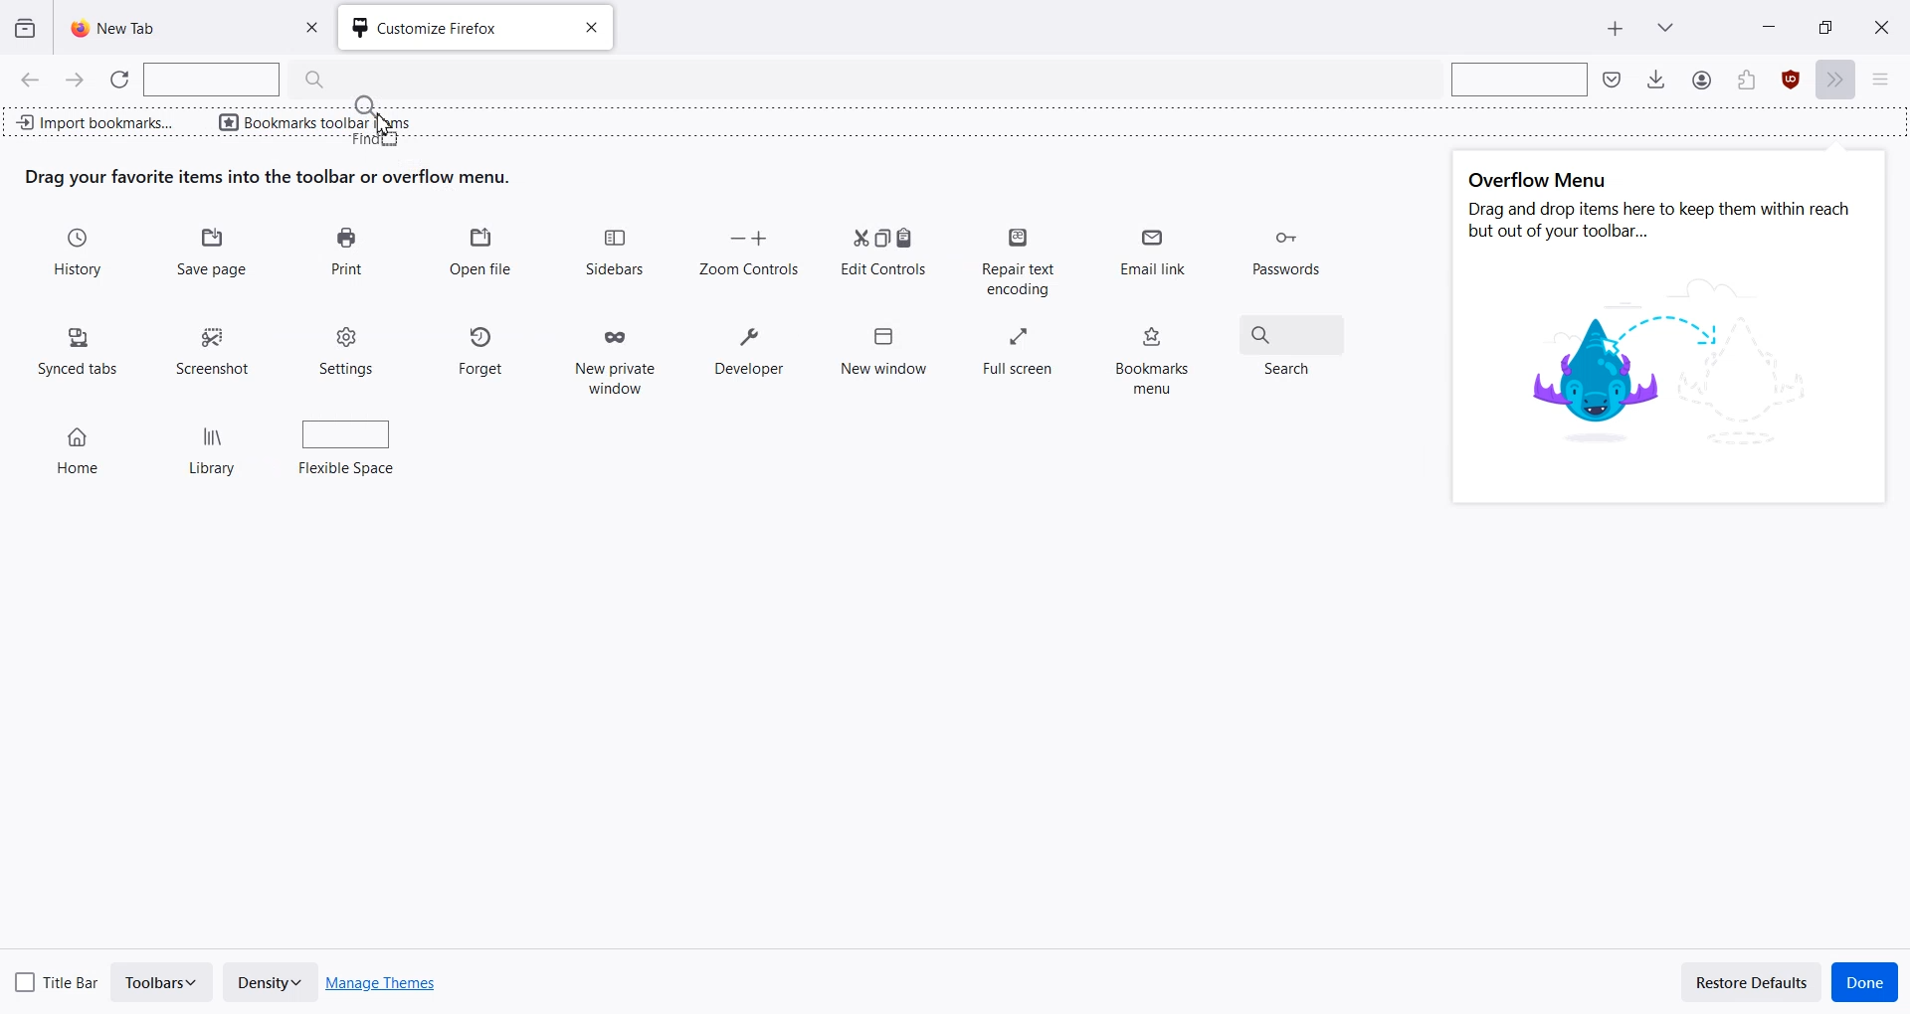  I want to click on Density, so click(270, 982).